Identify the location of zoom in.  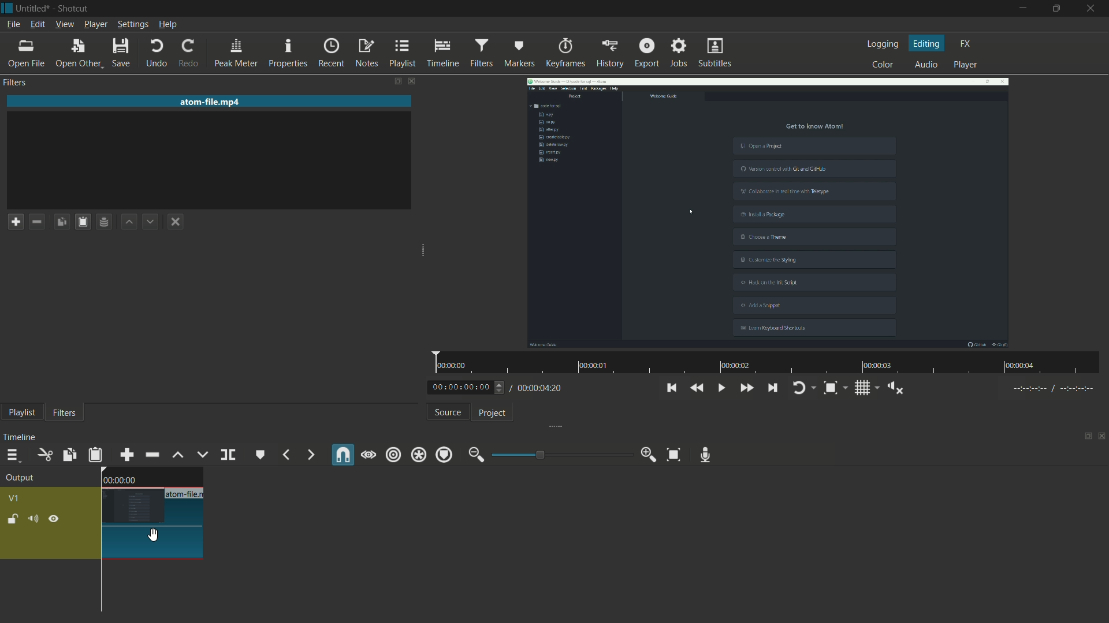
(647, 455).